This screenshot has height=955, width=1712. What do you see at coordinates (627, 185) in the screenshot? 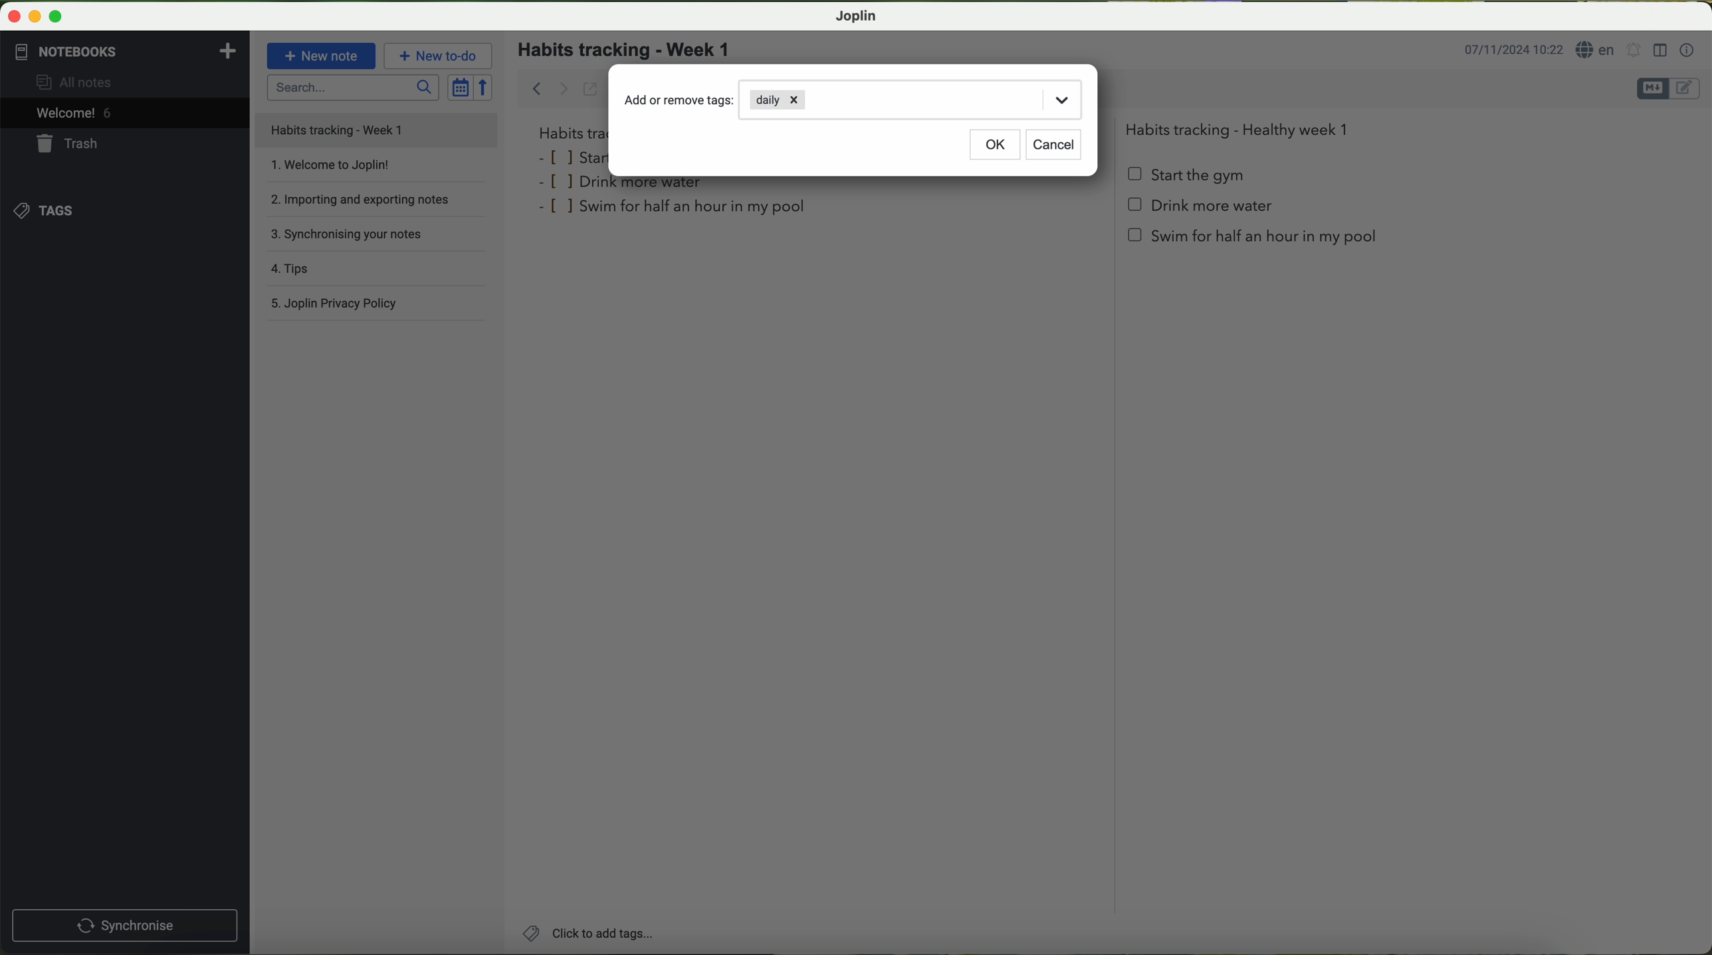
I see `drink more water` at bounding box center [627, 185].